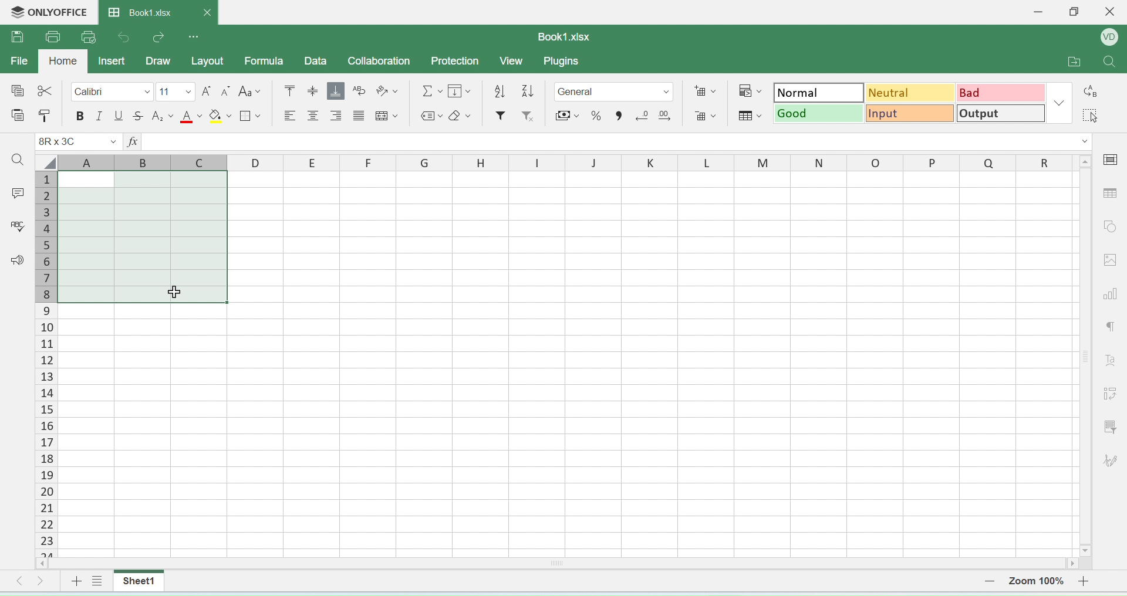 The image size is (1127, 596). Describe the element at coordinates (359, 117) in the screenshot. I see `center align` at that location.